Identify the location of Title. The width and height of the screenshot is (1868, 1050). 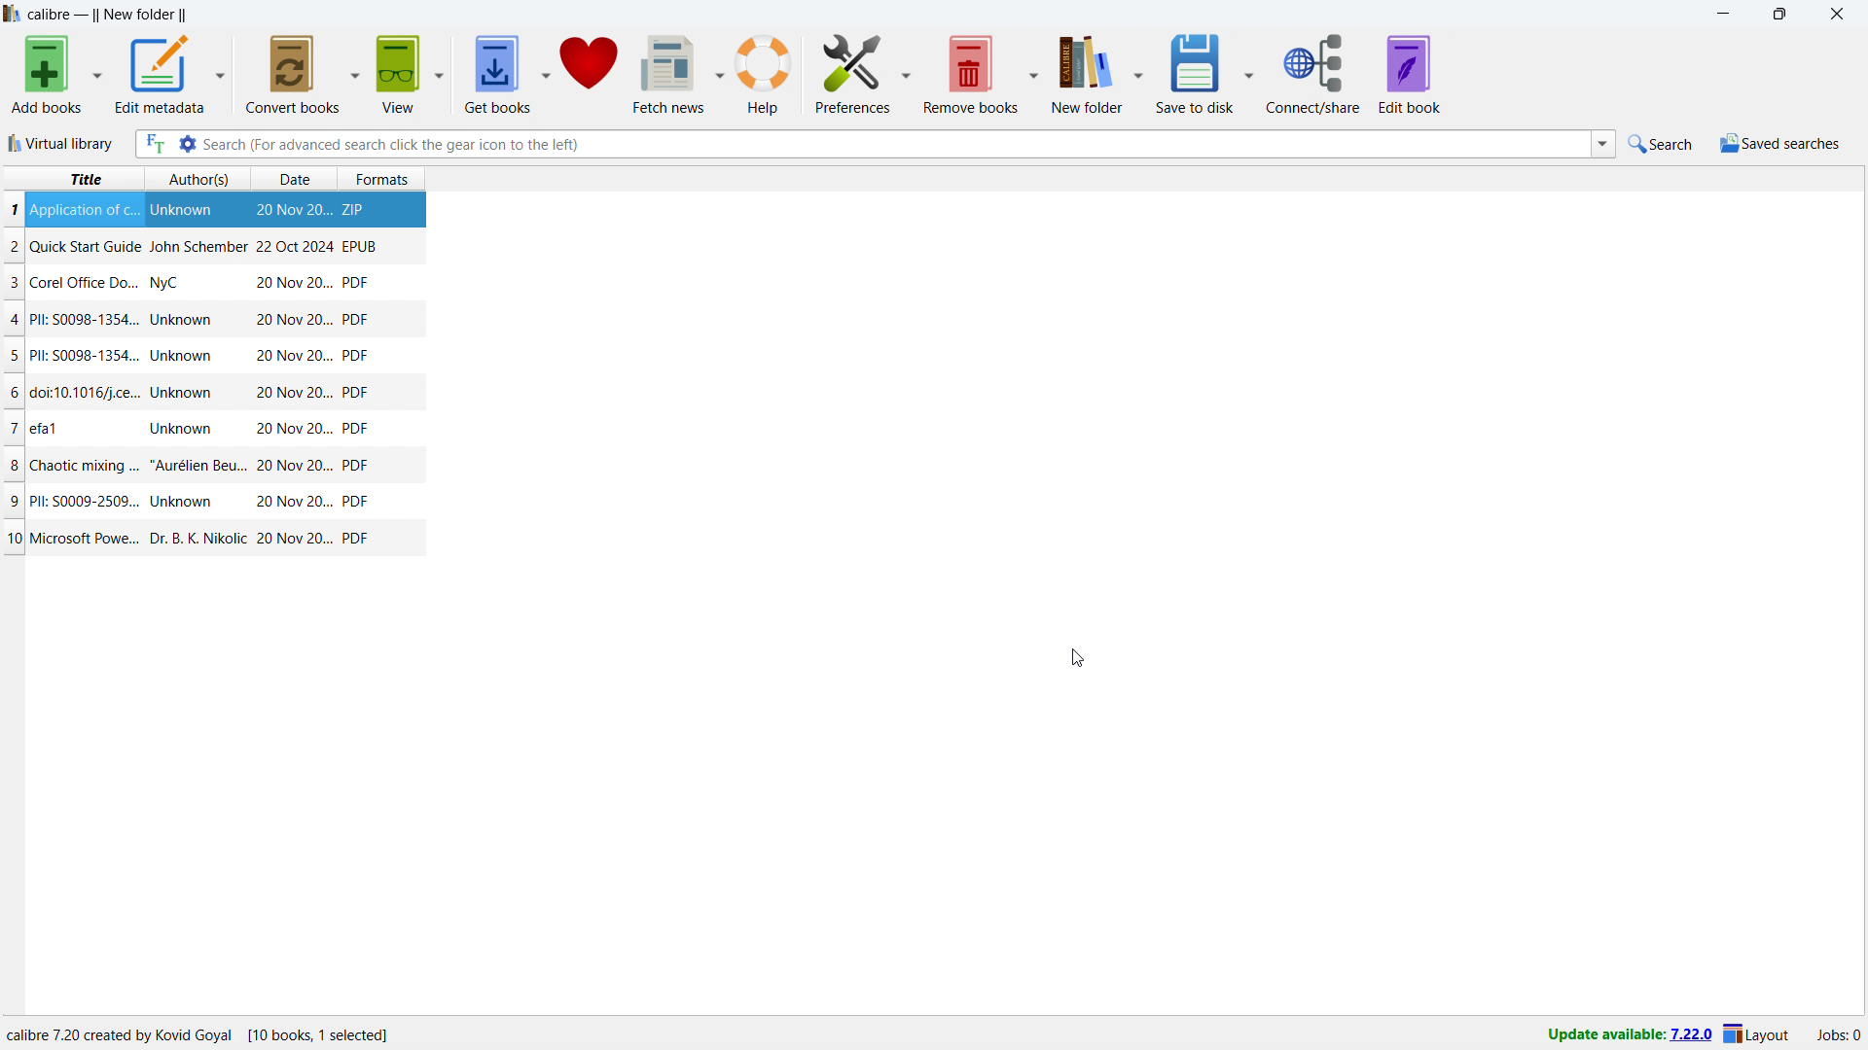
(82, 500).